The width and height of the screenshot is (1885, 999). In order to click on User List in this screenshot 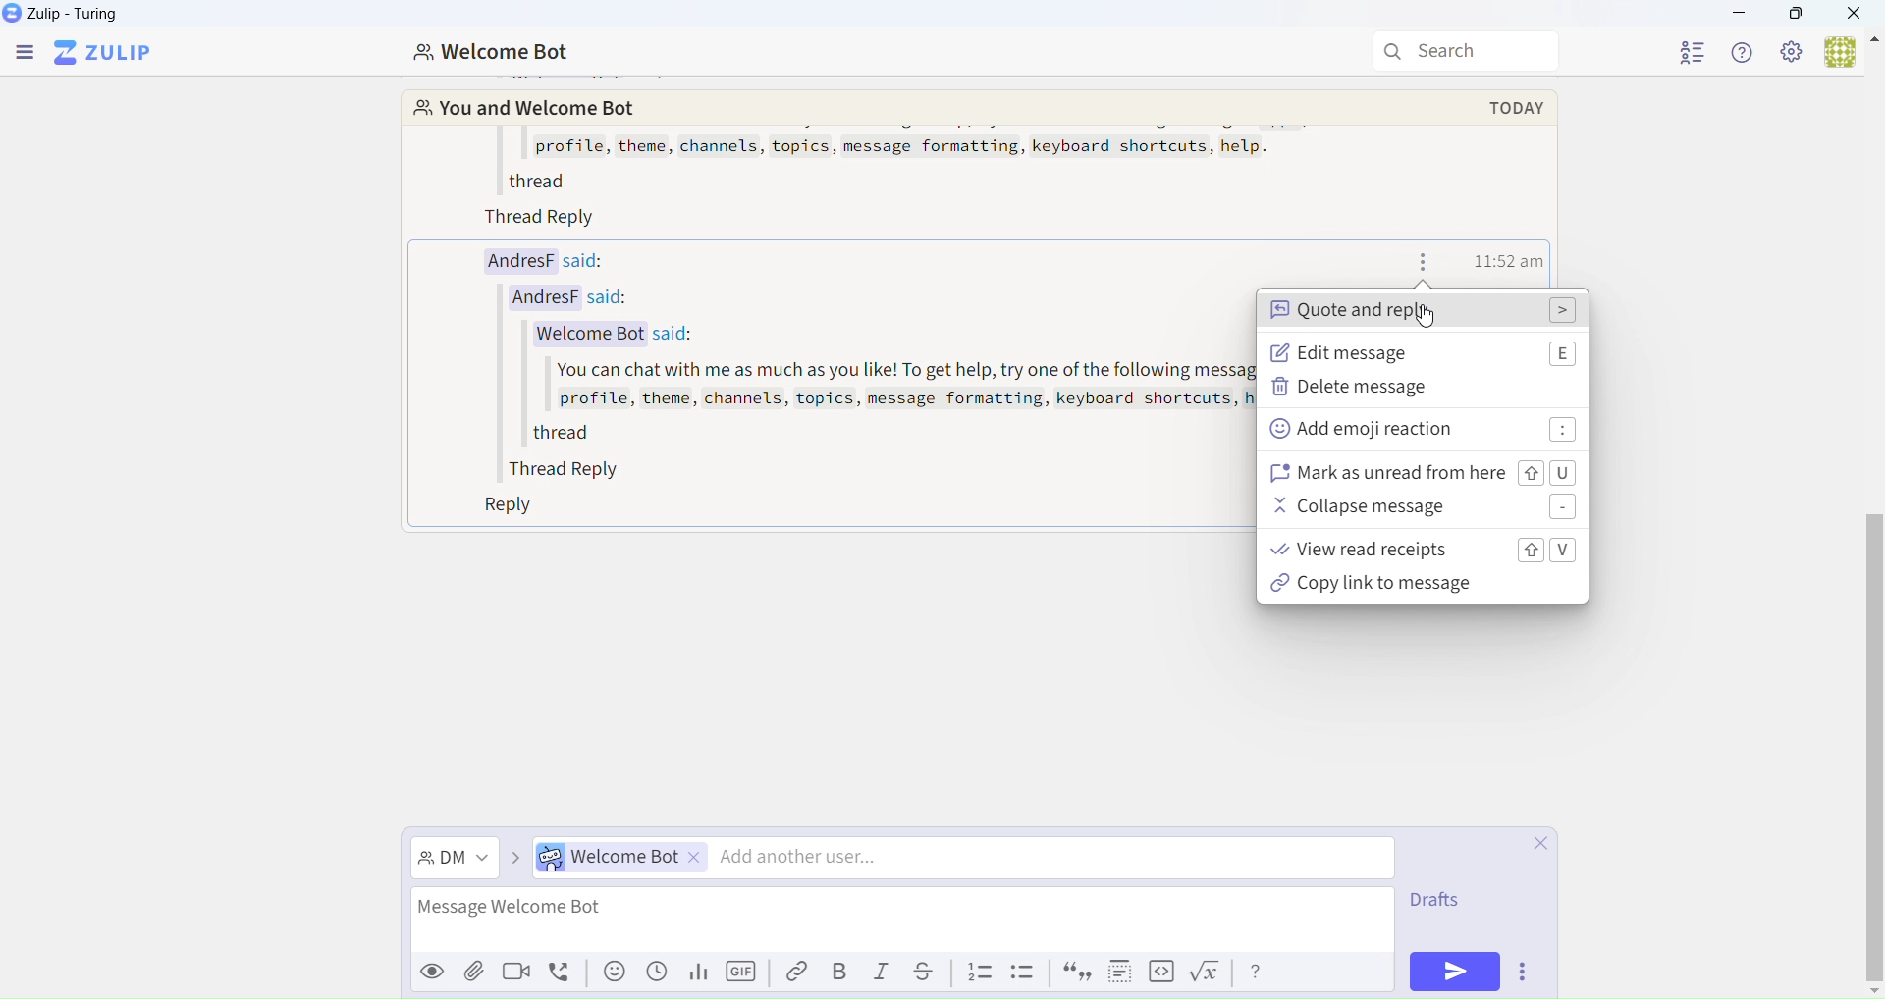, I will do `click(1698, 54)`.